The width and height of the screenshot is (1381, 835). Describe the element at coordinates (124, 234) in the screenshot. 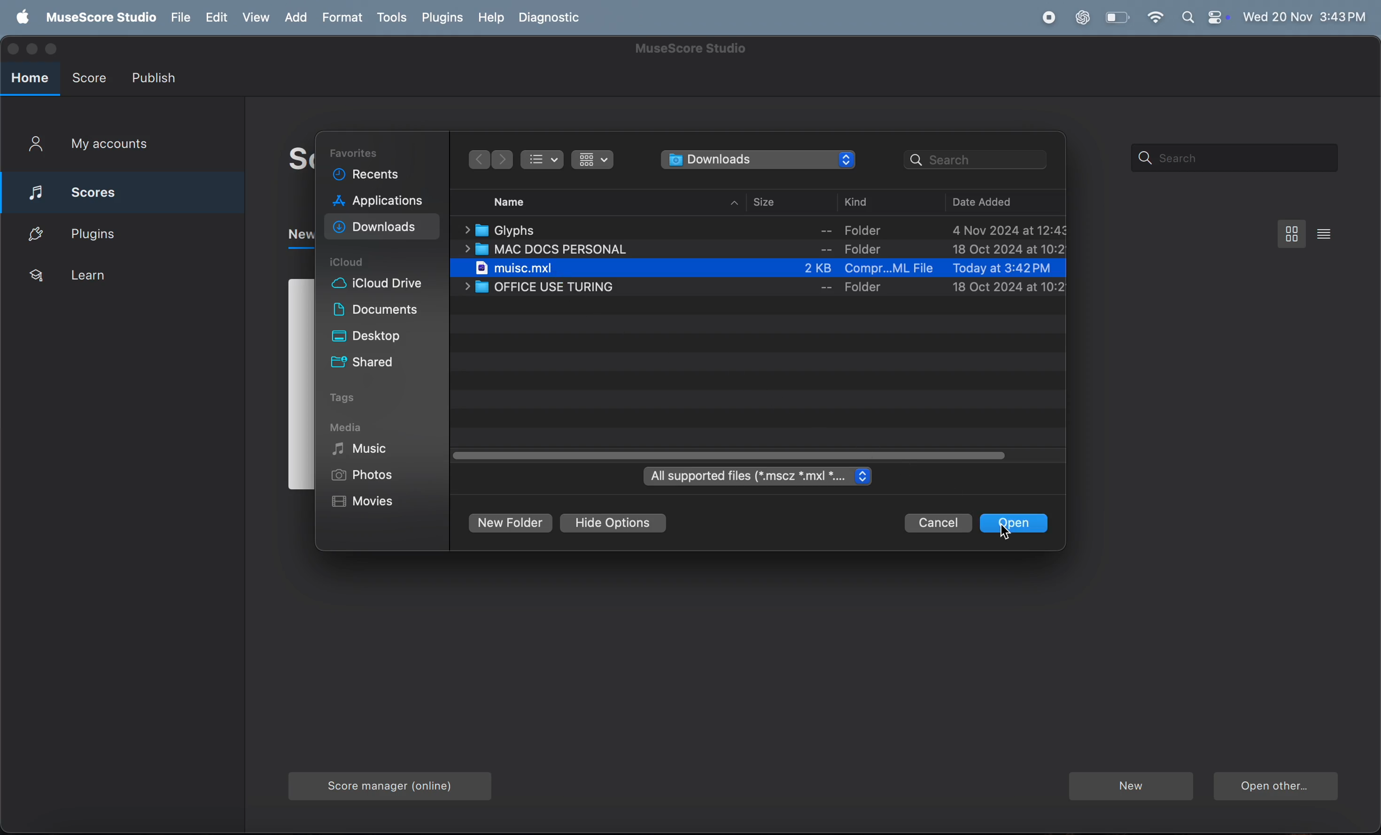

I see `plugins` at that location.